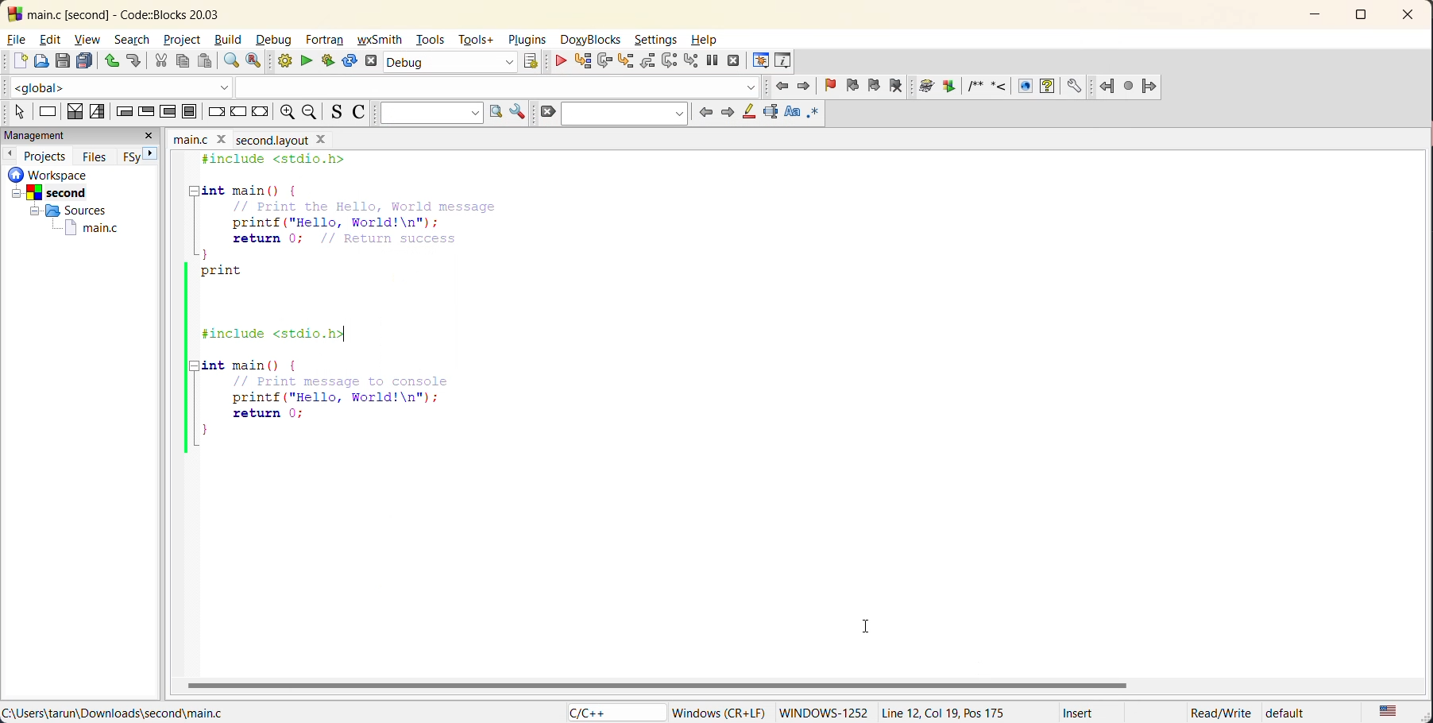 This screenshot has width=1433, height=723. Describe the element at coordinates (218, 111) in the screenshot. I see `break instruction` at that location.